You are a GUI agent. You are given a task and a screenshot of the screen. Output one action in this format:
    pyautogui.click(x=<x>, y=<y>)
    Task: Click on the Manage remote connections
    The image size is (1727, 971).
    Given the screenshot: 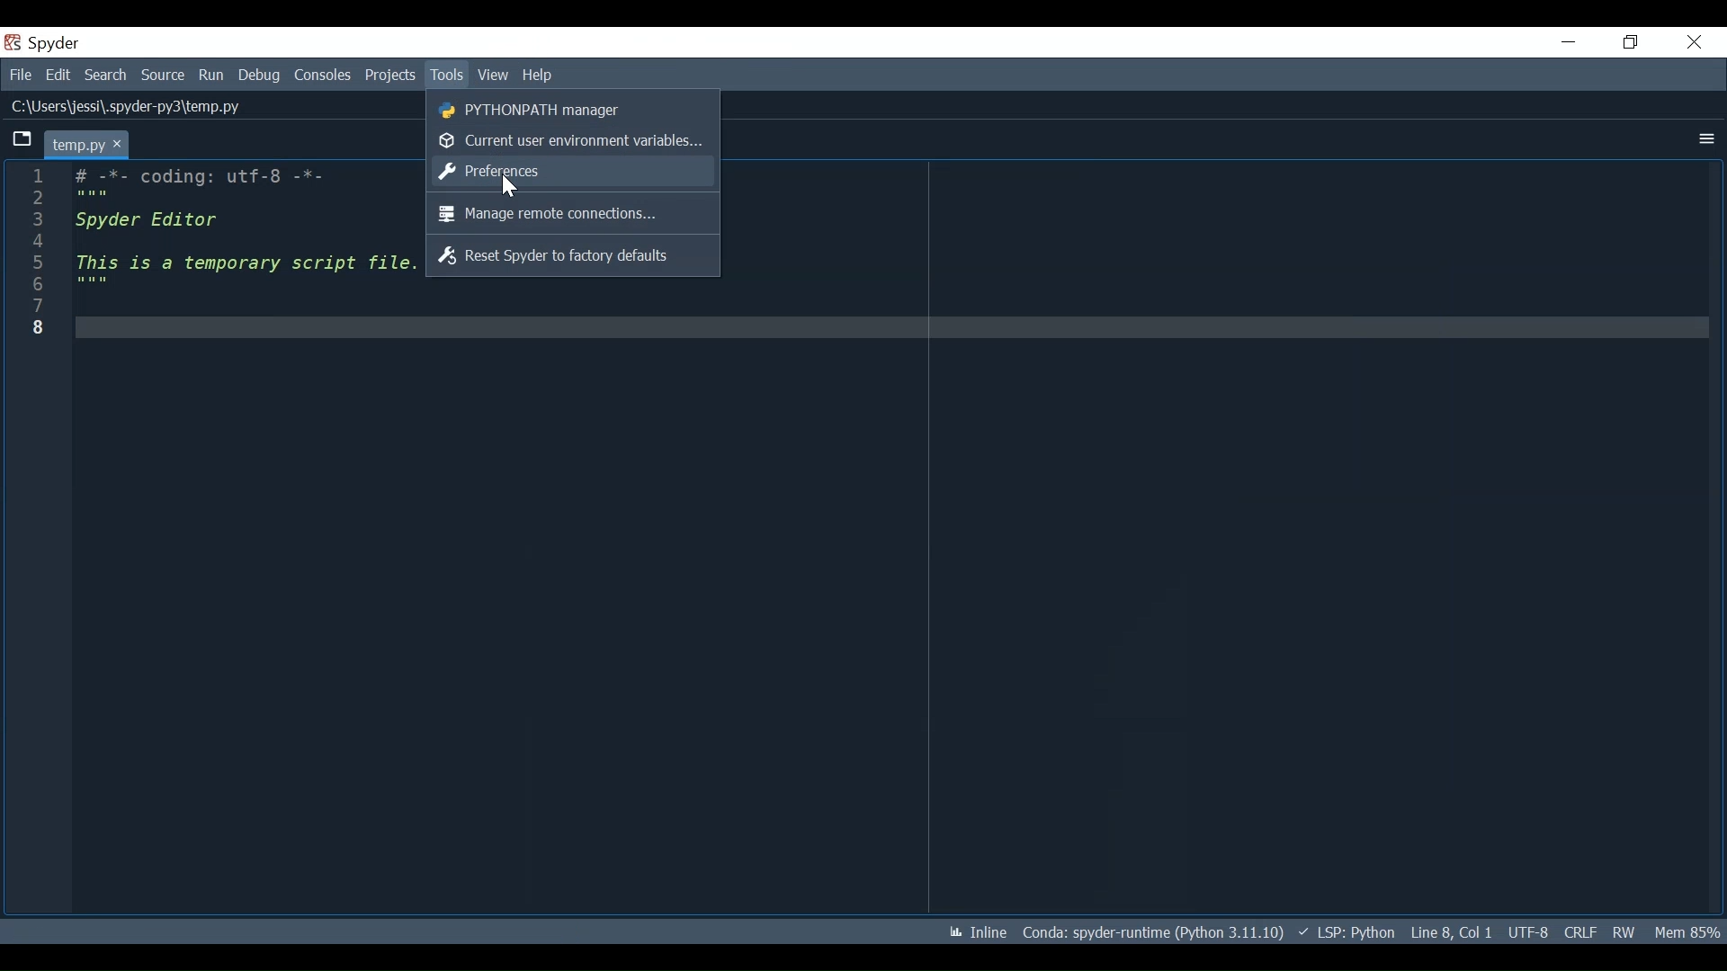 What is the action you would take?
    pyautogui.click(x=574, y=214)
    